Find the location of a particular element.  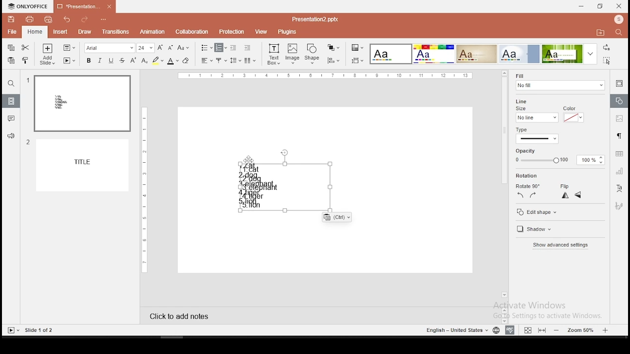

image is located at coordinates (293, 54).